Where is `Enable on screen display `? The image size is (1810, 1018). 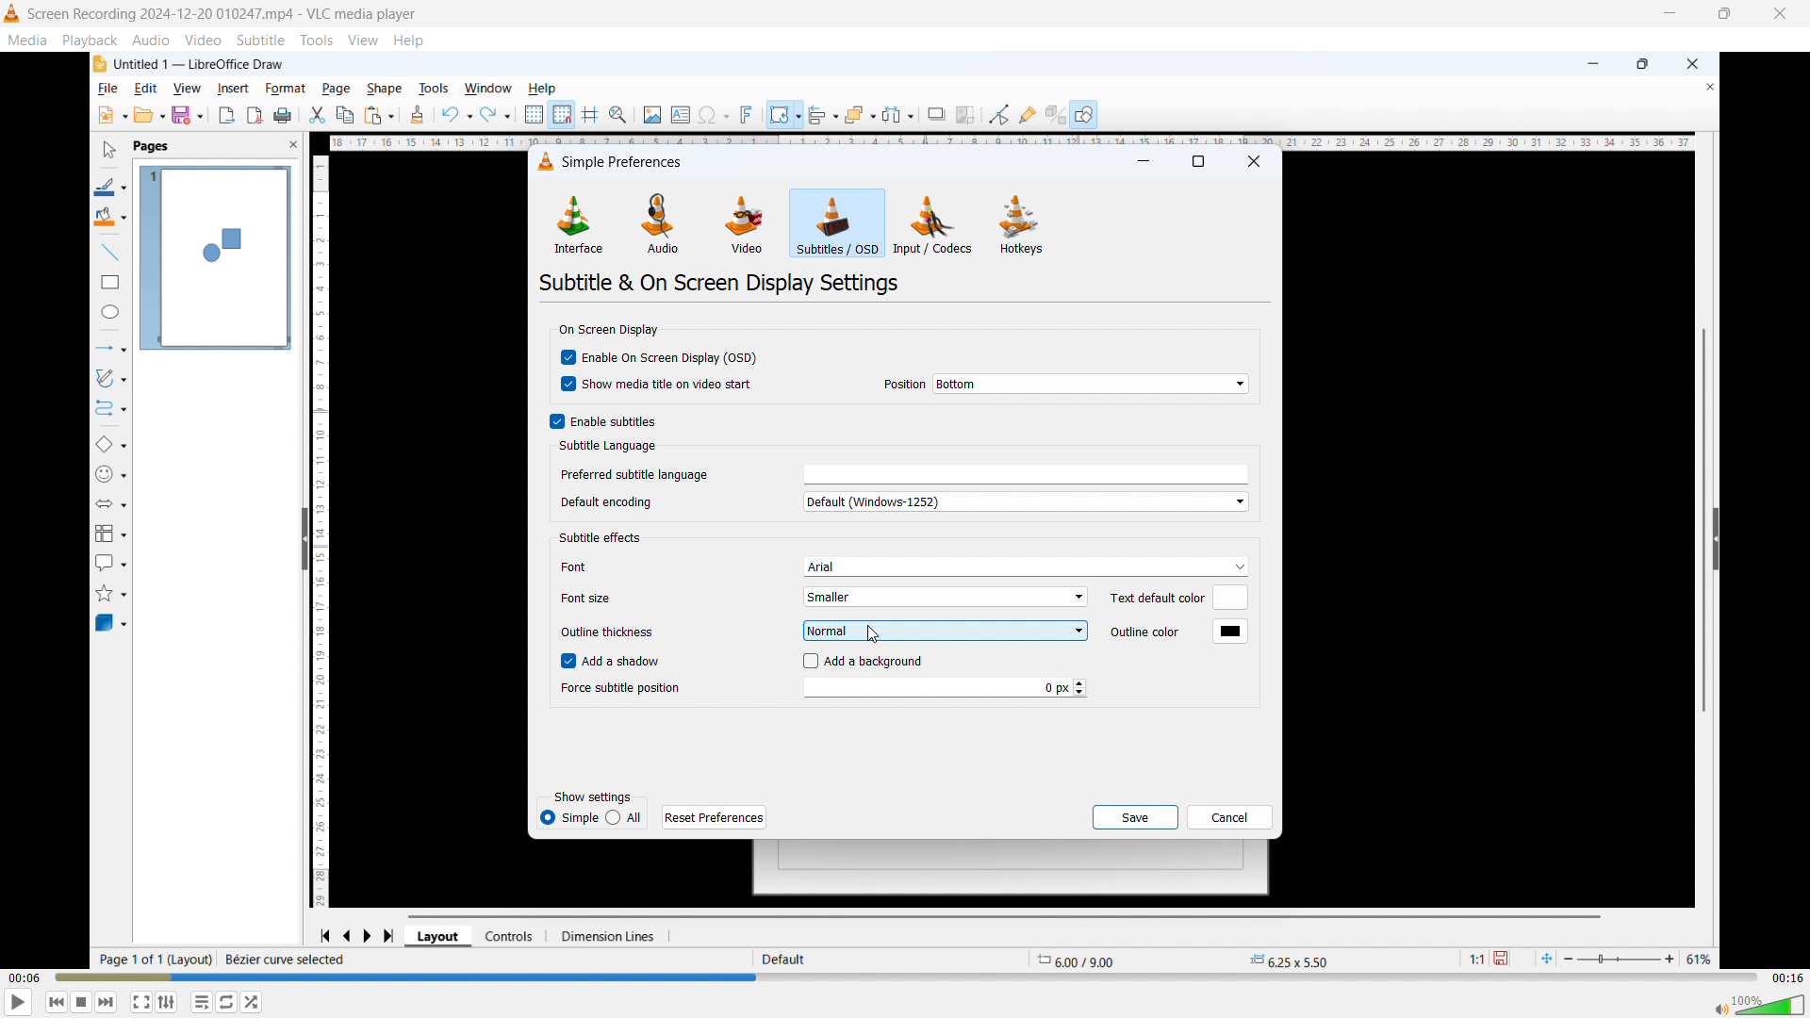 Enable on screen display  is located at coordinates (657, 356).